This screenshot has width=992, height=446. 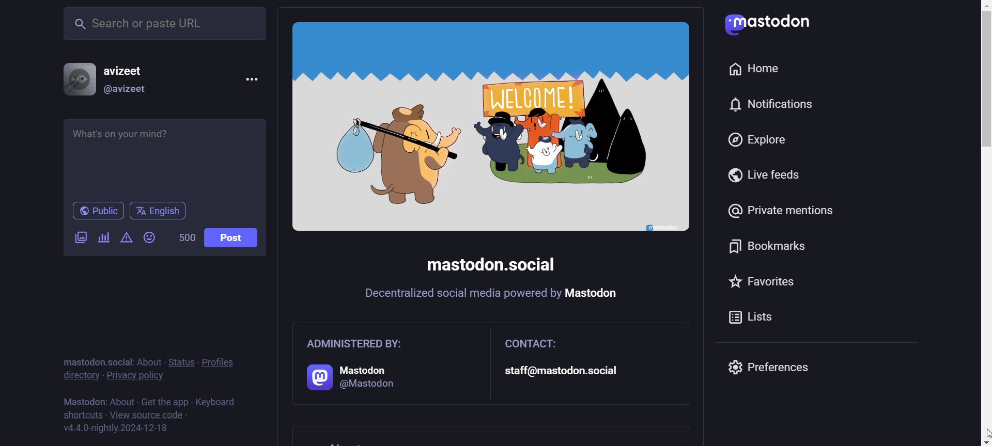 I want to click on explore, so click(x=752, y=141).